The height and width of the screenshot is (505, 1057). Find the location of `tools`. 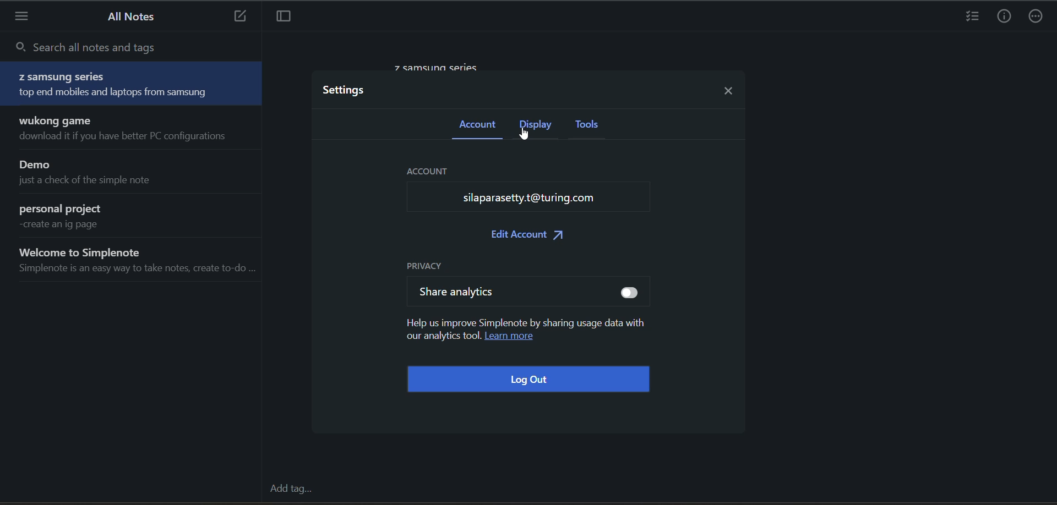

tools is located at coordinates (595, 125).